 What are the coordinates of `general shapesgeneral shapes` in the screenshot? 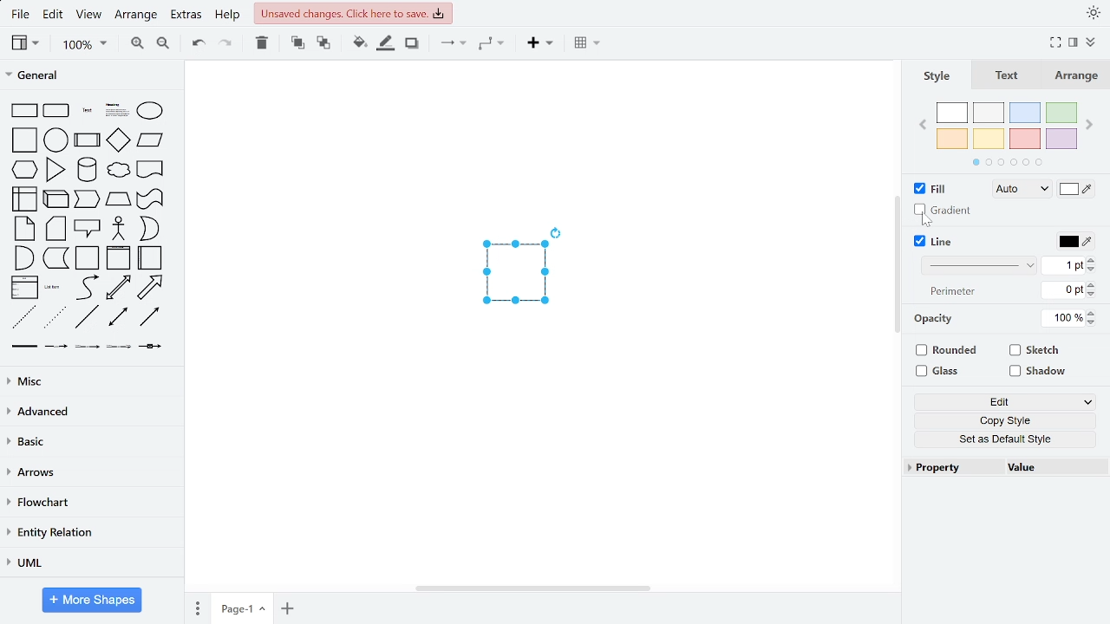 It's located at (84, 110).